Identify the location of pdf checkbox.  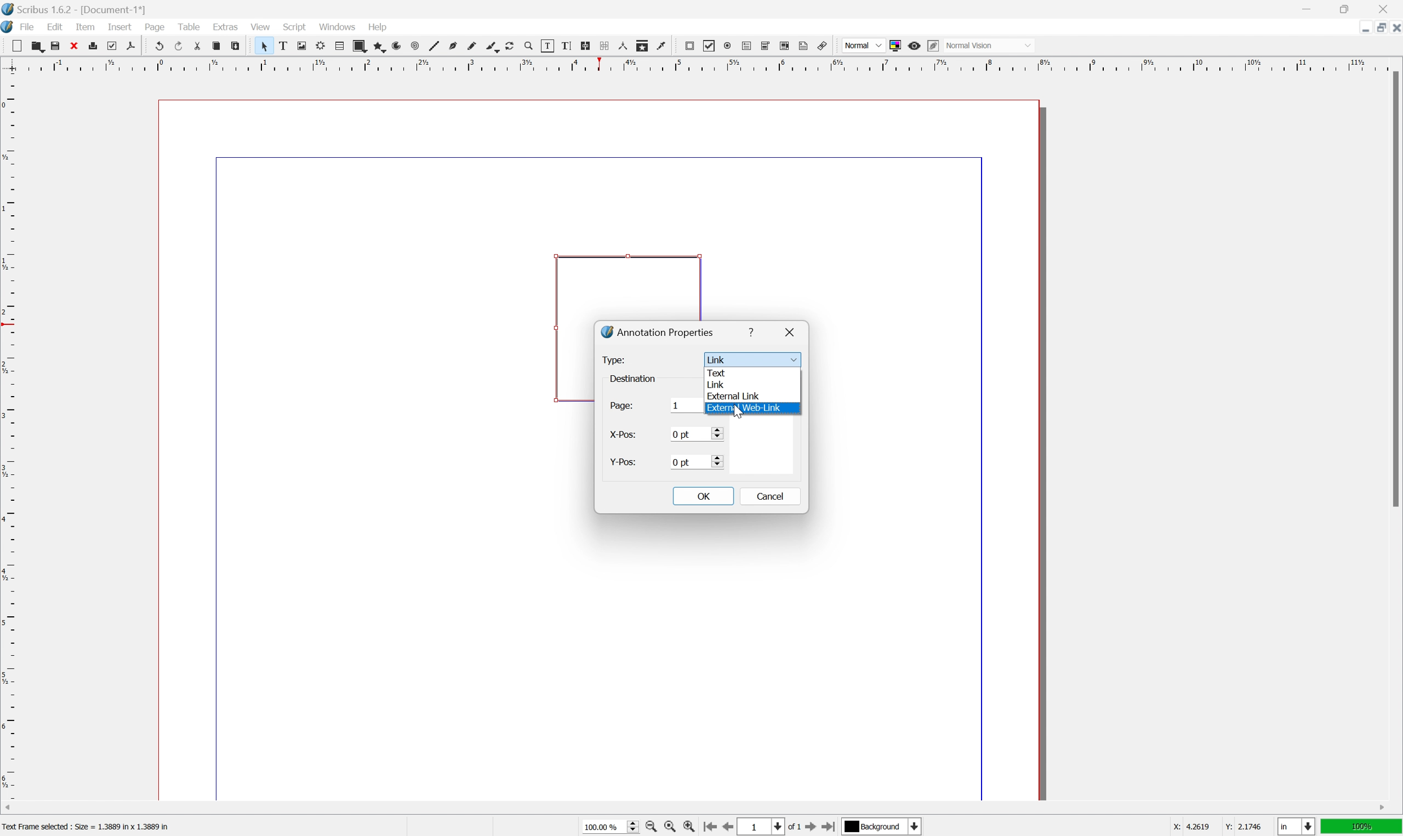
(710, 47).